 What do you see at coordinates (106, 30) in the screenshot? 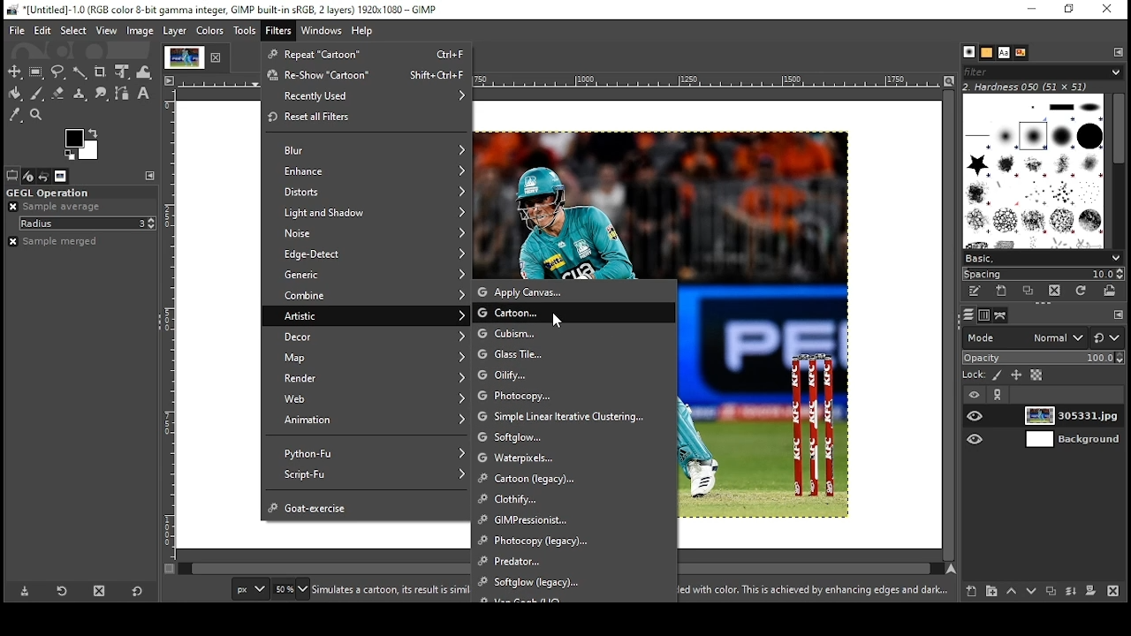
I see `view` at bounding box center [106, 30].